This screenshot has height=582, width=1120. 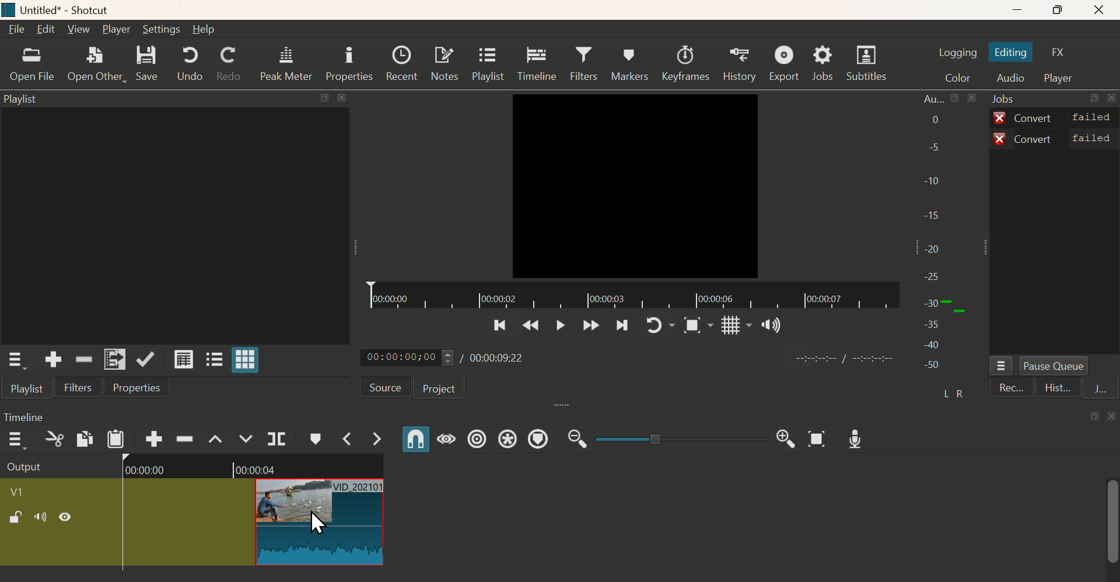 I want to click on Markers, so click(x=629, y=63).